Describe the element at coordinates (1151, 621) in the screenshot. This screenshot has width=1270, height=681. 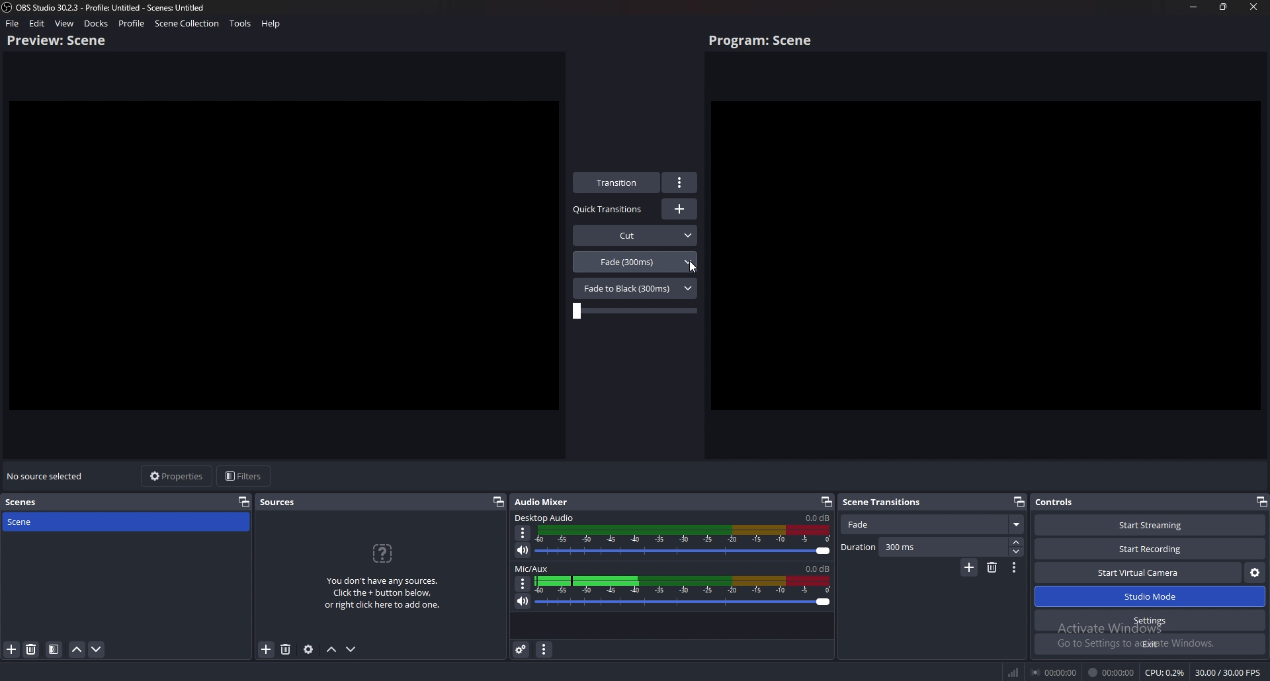
I see `Settings` at that location.